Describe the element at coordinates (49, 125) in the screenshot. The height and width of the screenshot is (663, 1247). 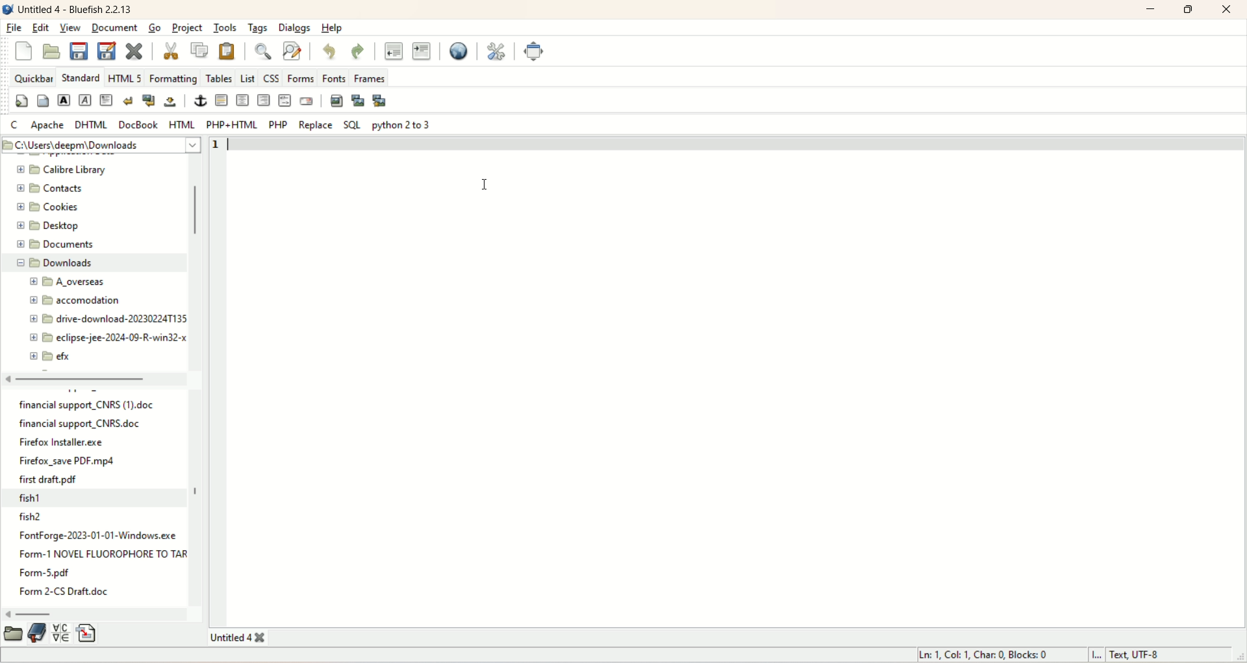
I see `Apache` at that location.